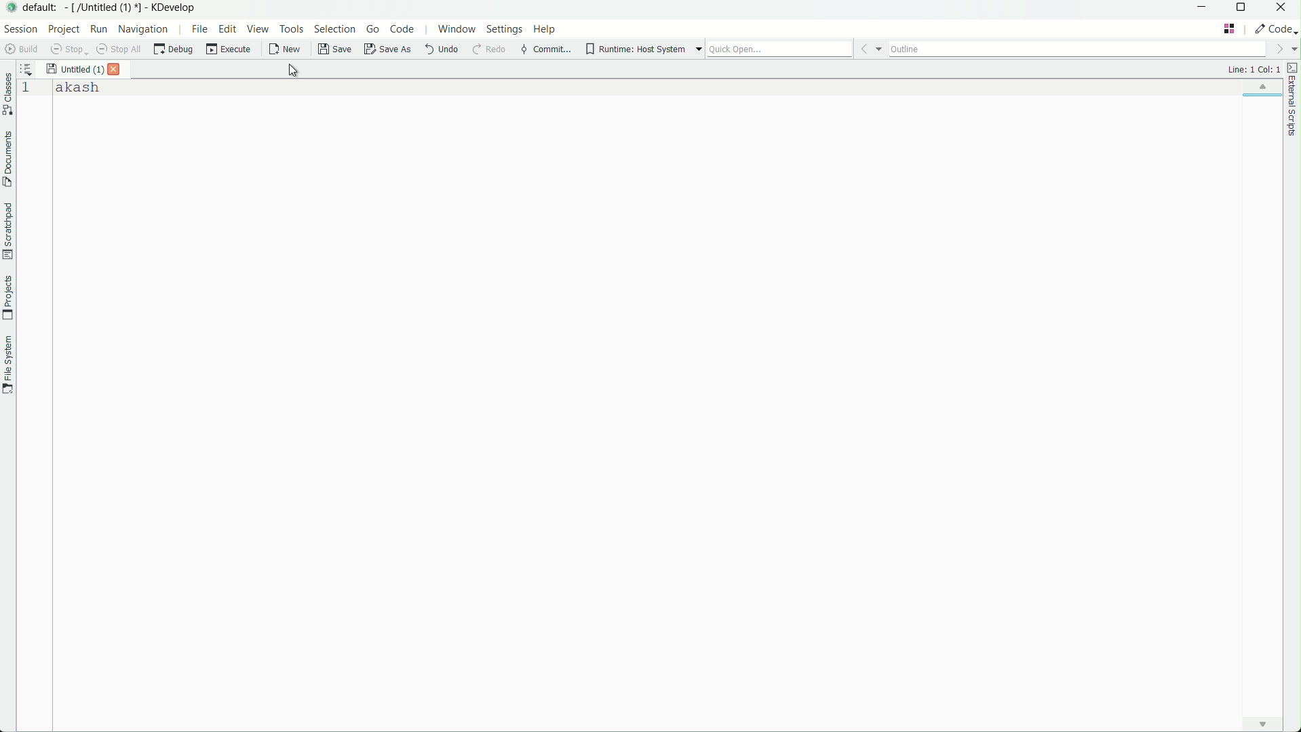  I want to click on default, so click(41, 8).